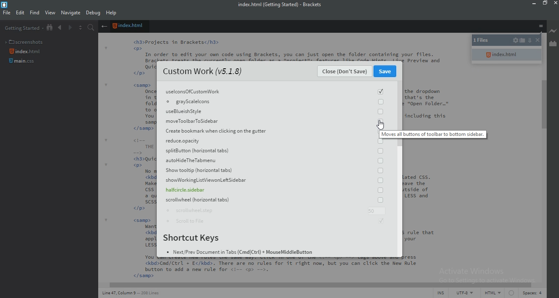 The width and height of the screenshot is (559, 298). I want to click on Index.html, so click(129, 27).